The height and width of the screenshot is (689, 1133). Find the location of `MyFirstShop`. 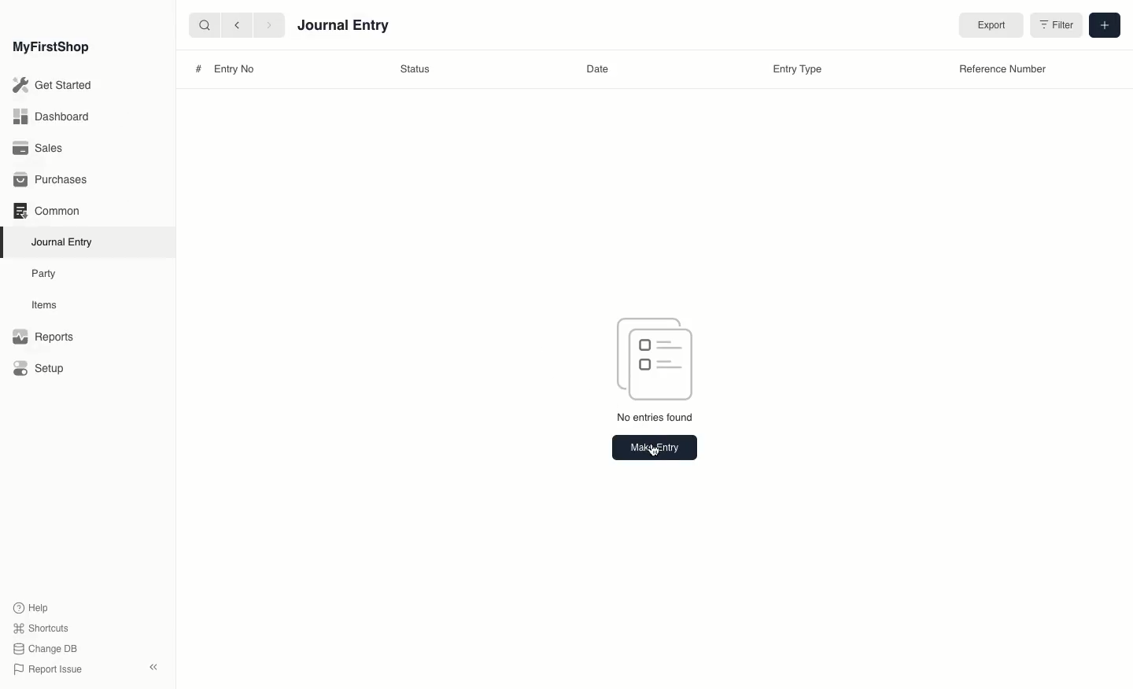

MyFirstShop is located at coordinates (50, 48).